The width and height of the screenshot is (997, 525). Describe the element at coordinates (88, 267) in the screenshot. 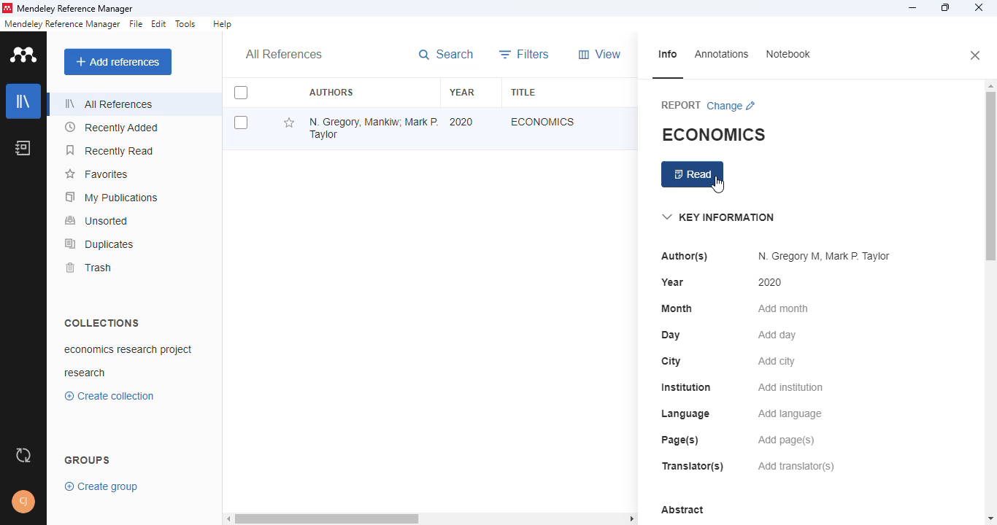

I see `trash` at that location.